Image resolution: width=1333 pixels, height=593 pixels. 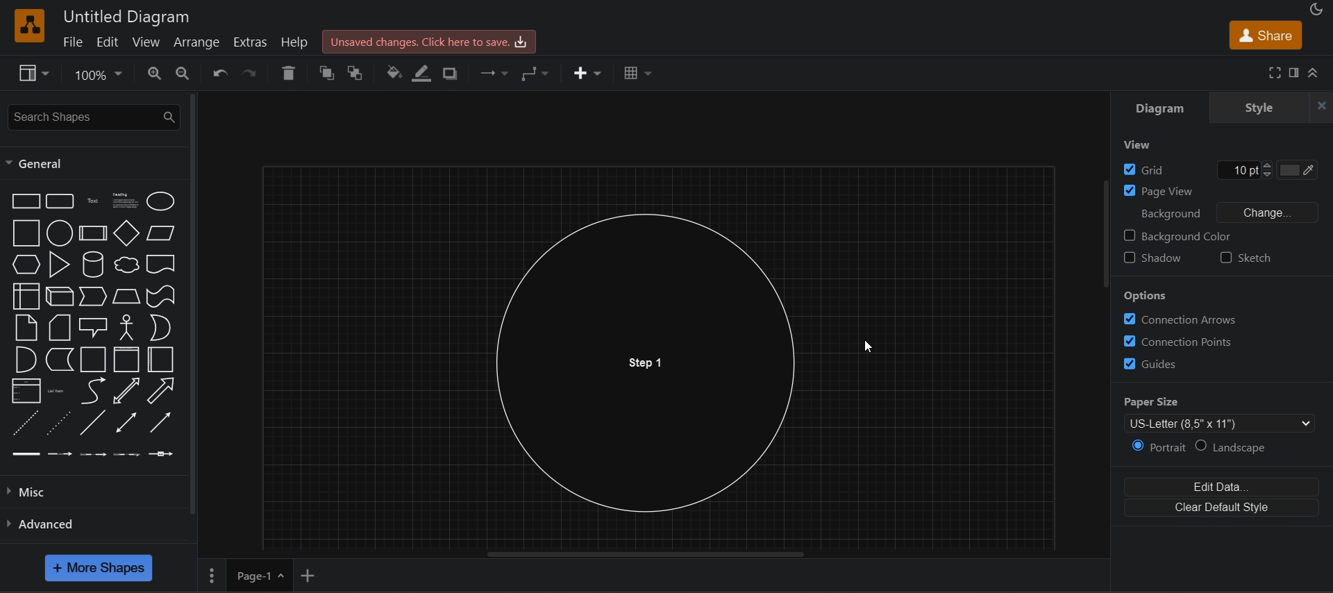 I want to click on edit, so click(x=110, y=43).